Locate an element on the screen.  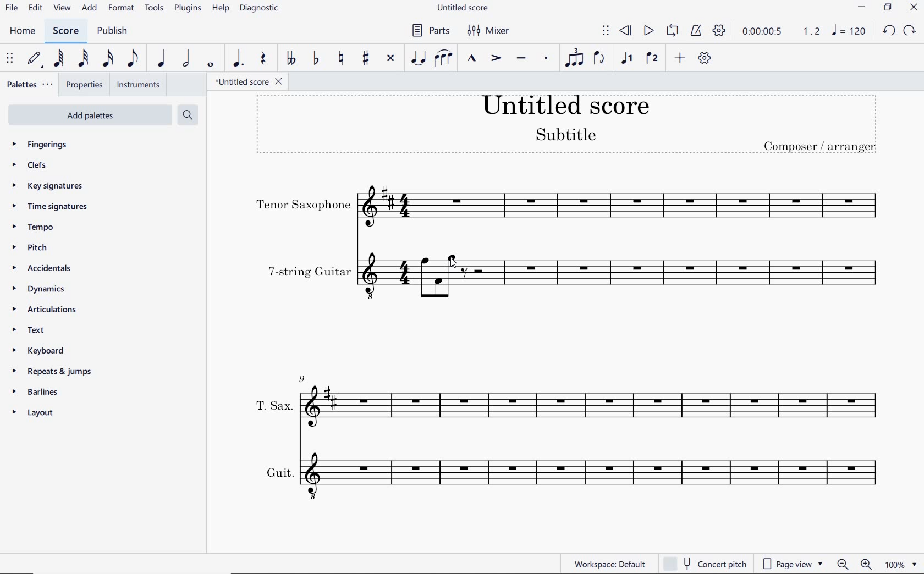
TENUTO is located at coordinates (521, 58).